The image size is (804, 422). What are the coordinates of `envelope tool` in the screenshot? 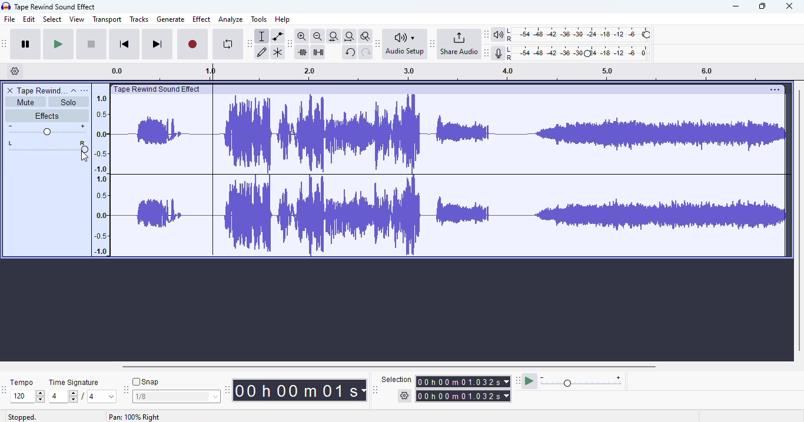 It's located at (278, 36).